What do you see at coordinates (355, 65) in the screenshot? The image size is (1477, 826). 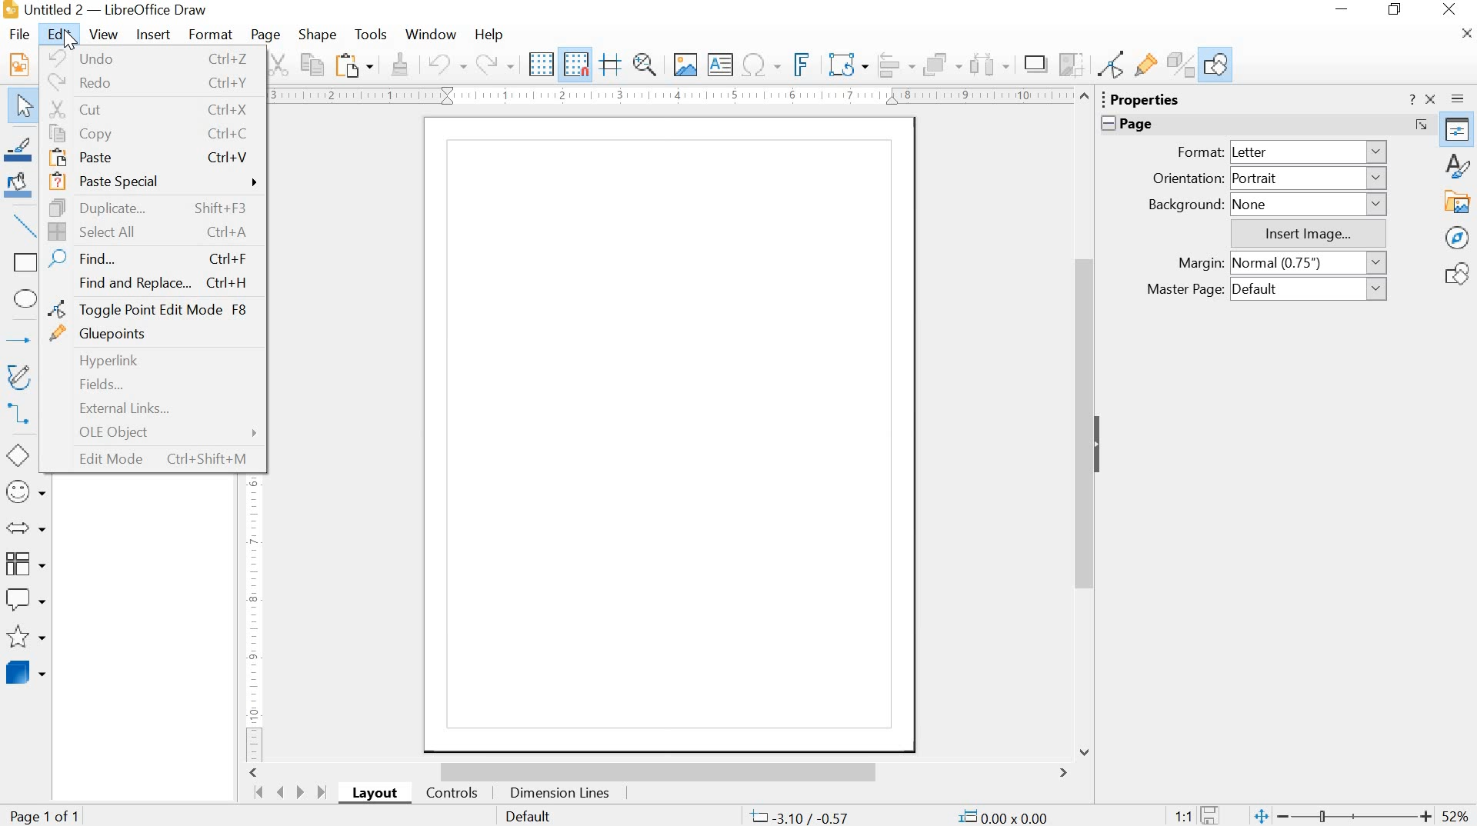 I see `Paste` at bounding box center [355, 65].